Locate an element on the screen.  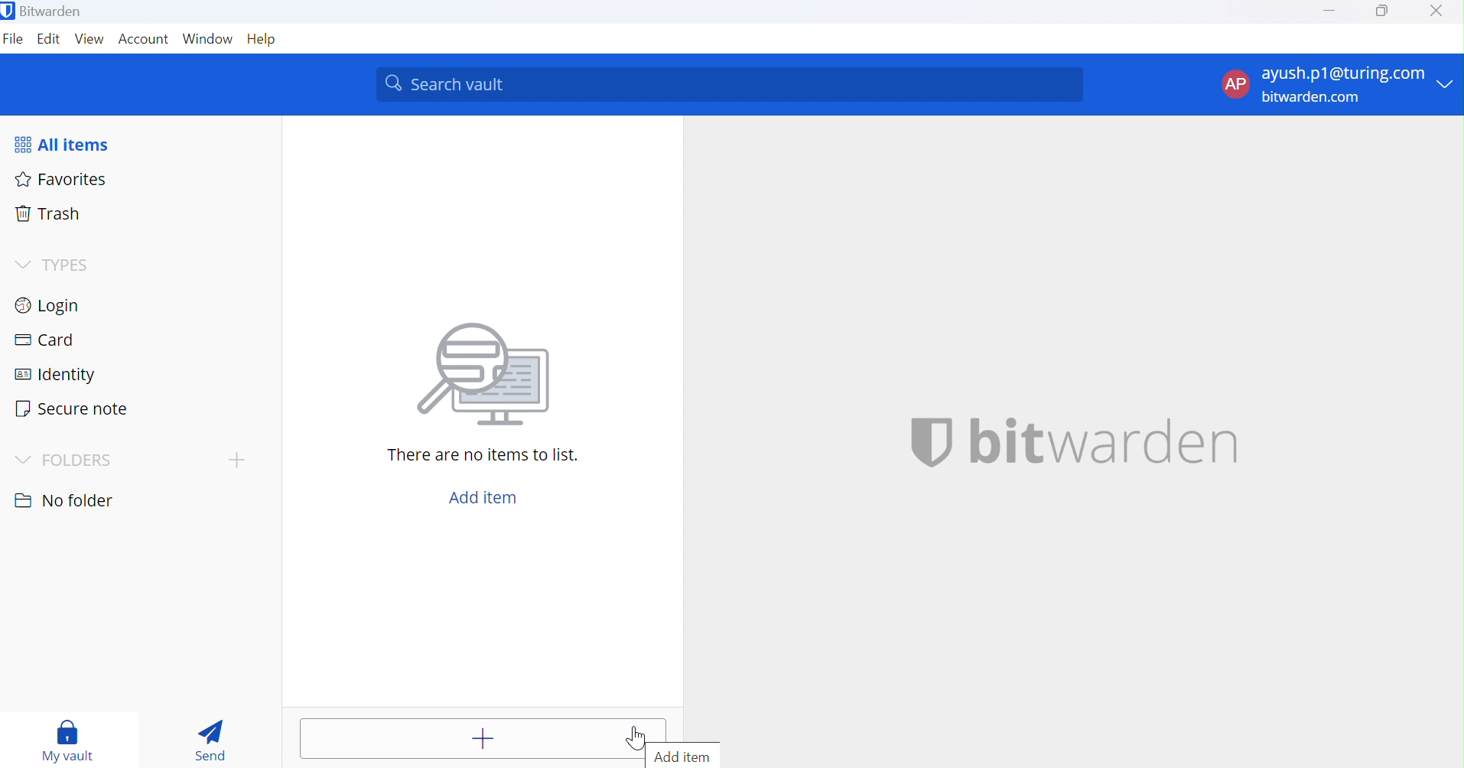
My vault is located at coordinates (68, 736).